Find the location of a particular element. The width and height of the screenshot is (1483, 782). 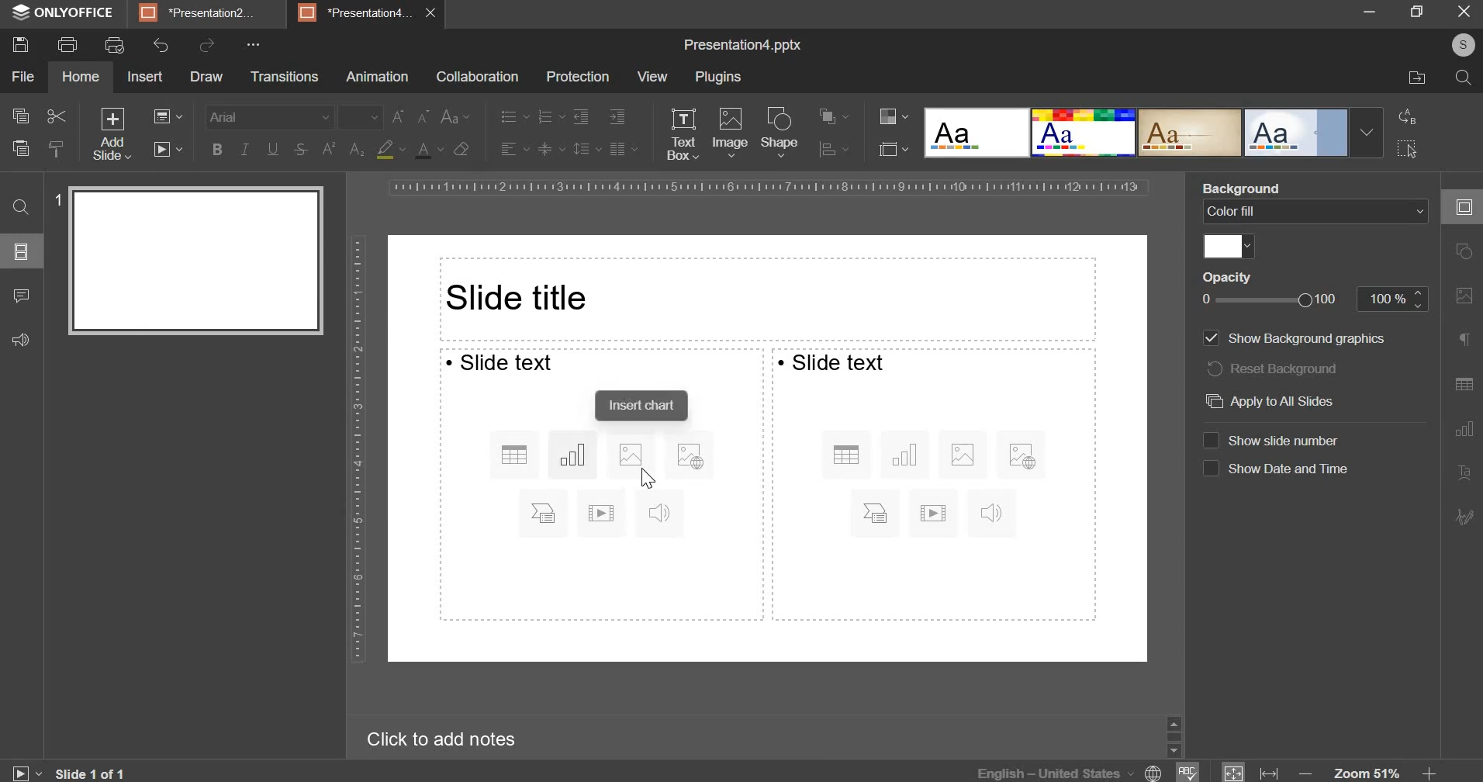

fill color is located at coordinates (389, 150).